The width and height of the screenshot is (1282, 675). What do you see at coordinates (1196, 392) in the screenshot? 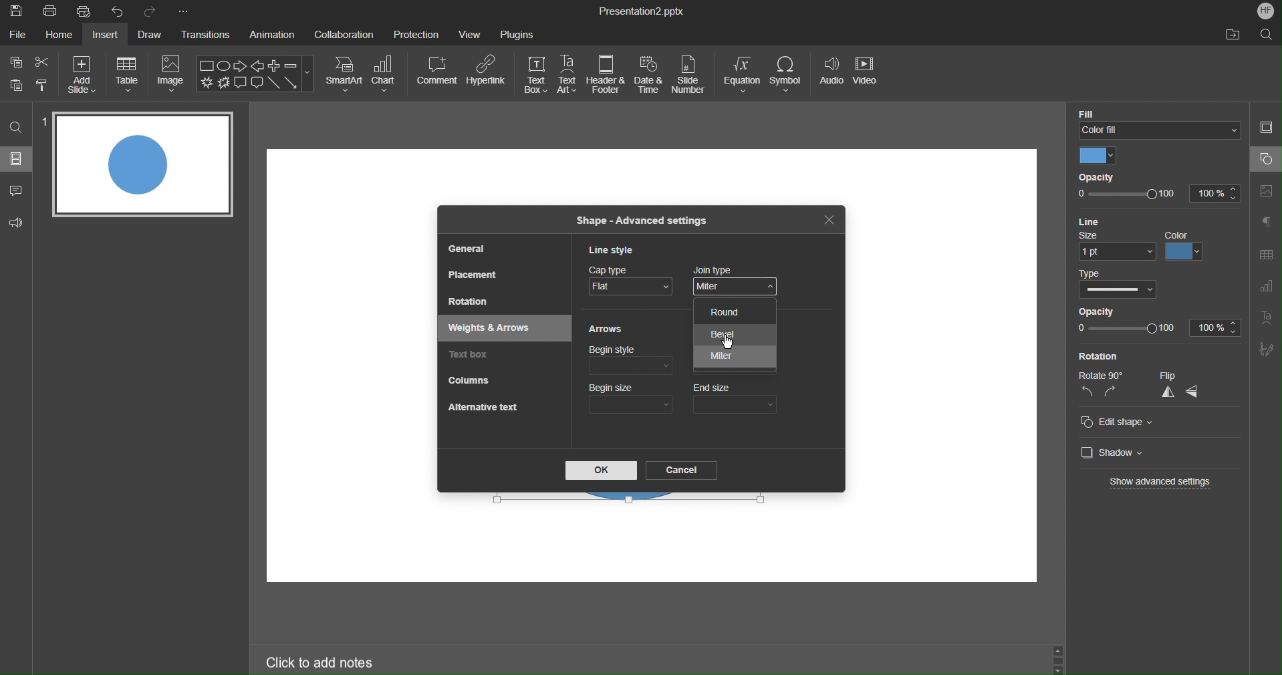
I see `horizontal` at bounding box center [1196, 392].